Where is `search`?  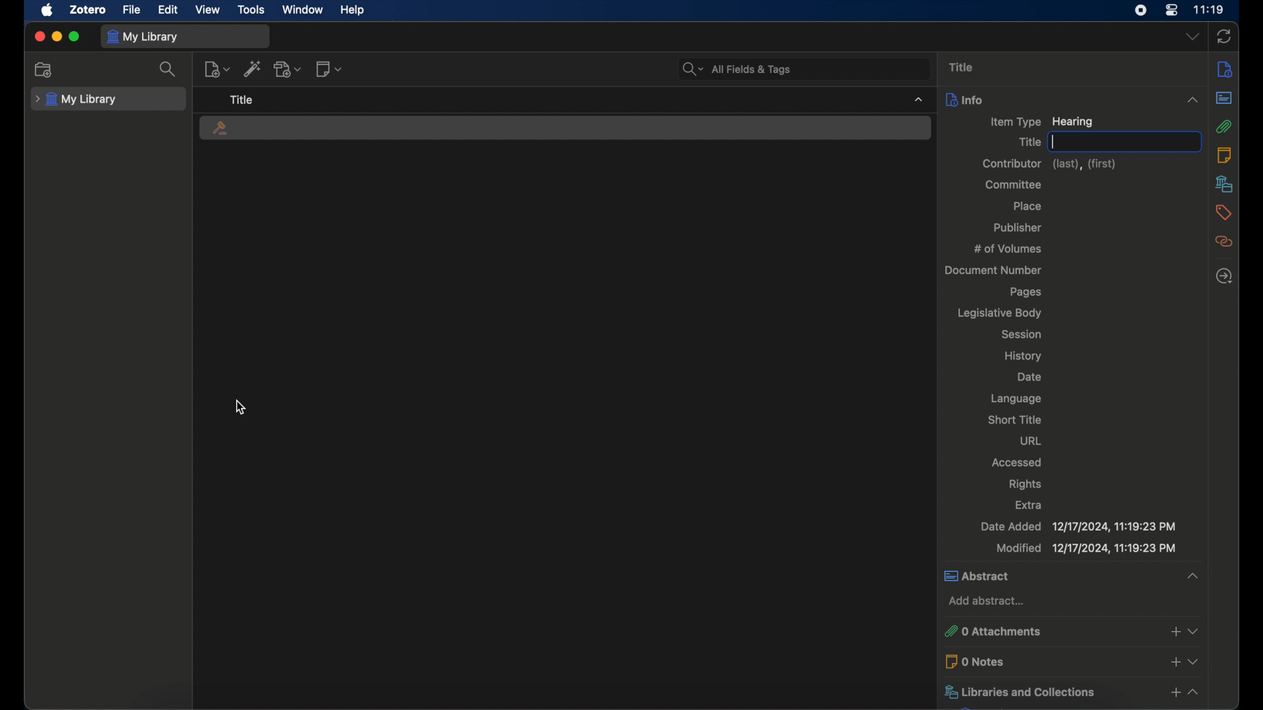
search is located at coordinates (170, 70).